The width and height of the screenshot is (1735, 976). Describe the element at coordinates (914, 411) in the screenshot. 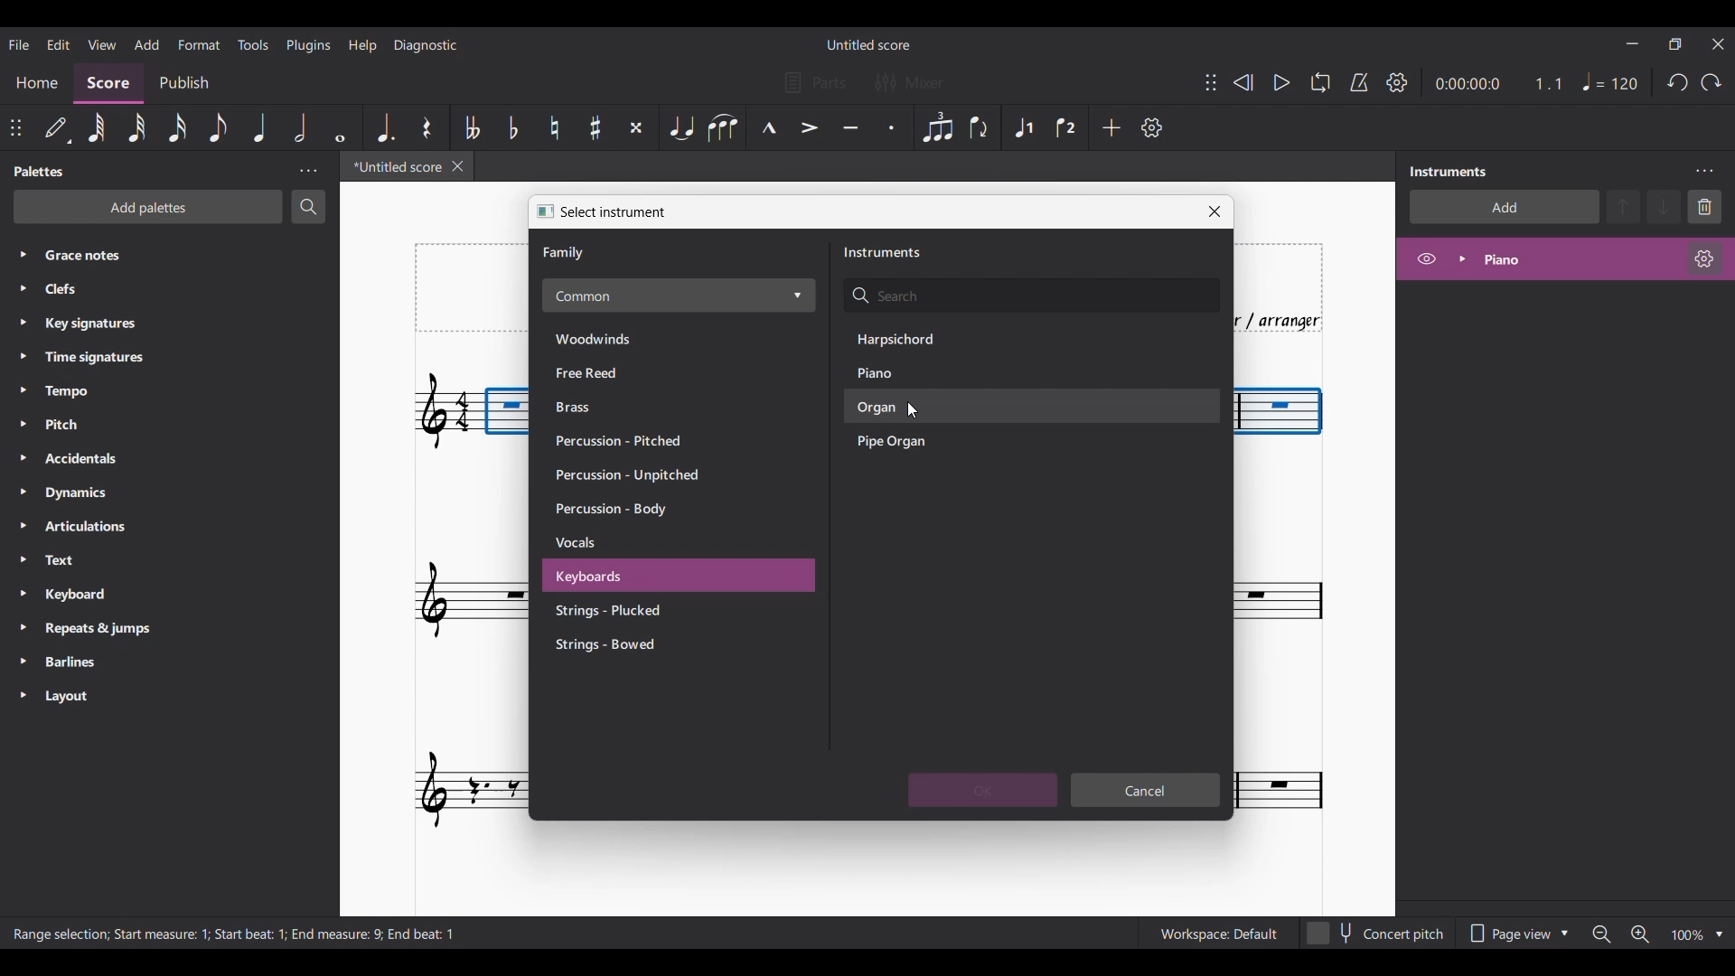

I see `Cursor` at that location.